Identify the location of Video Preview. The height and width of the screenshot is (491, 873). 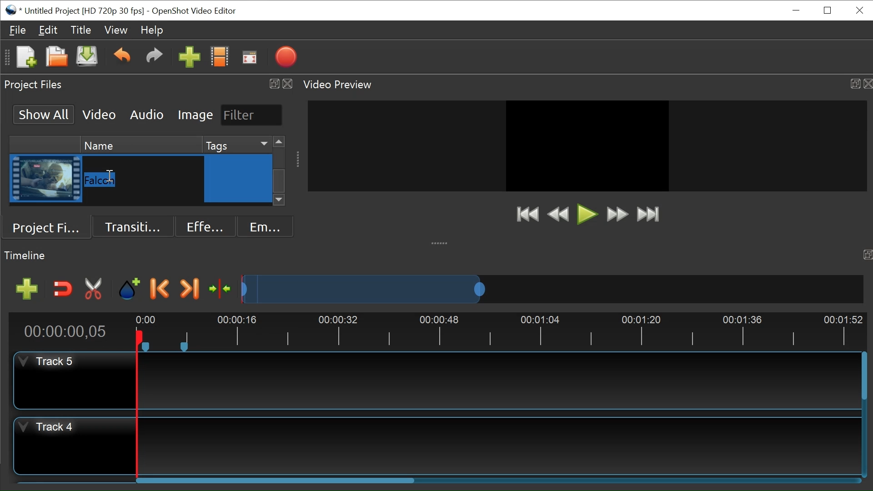
(585, 85).